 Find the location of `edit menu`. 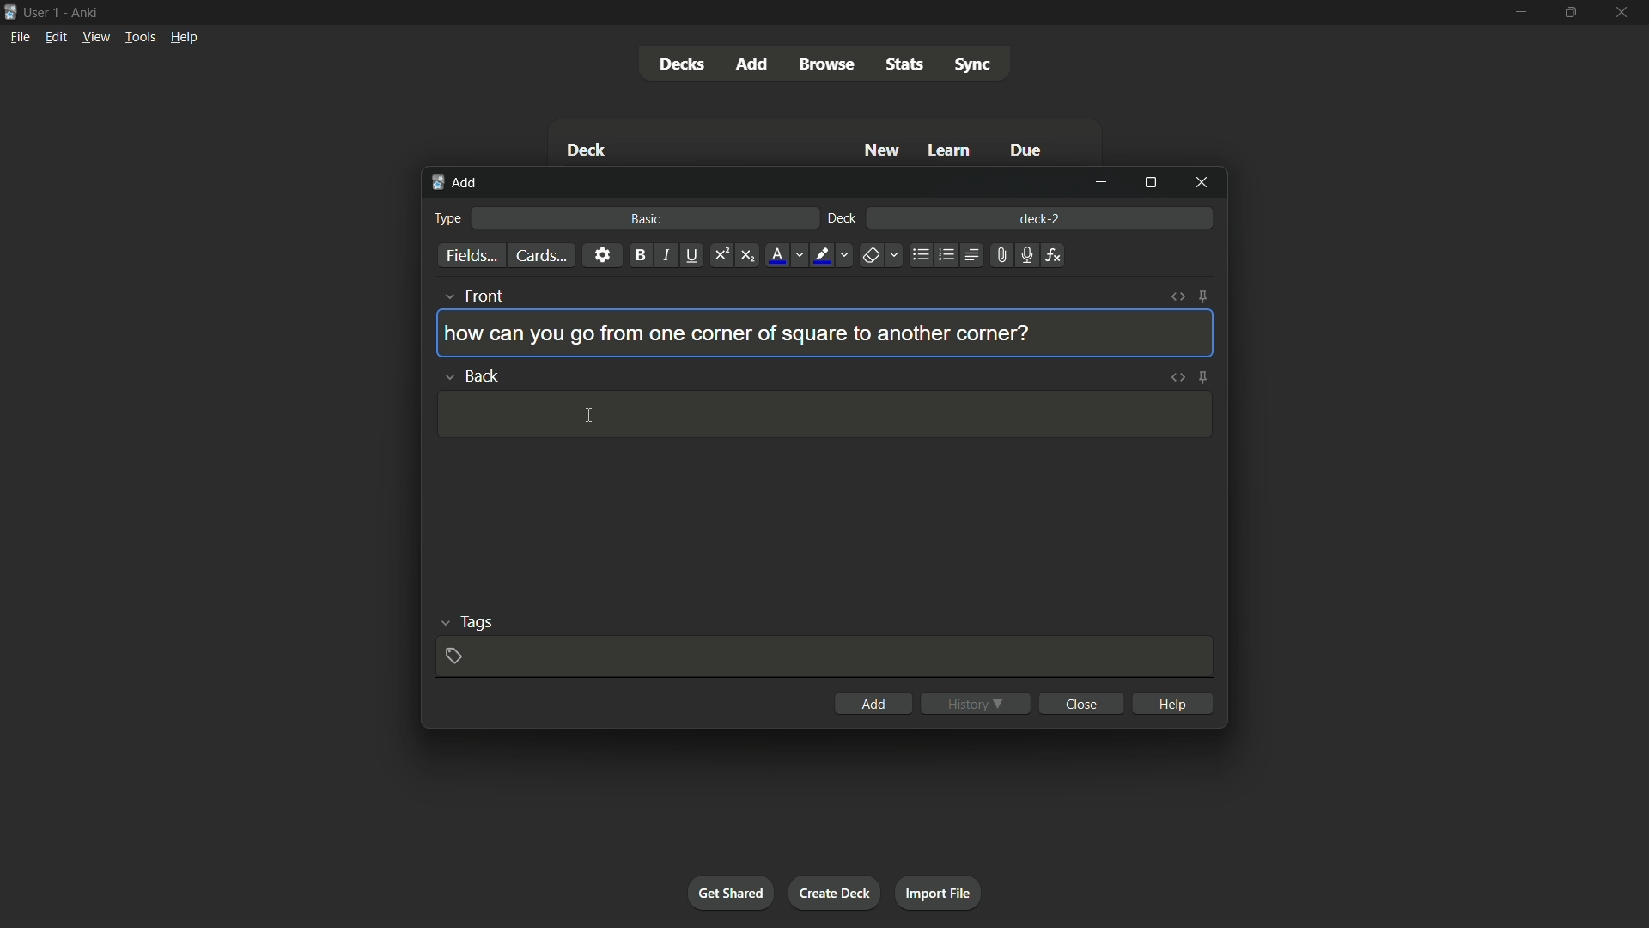

edit menu is located at coordinates (53, 36).